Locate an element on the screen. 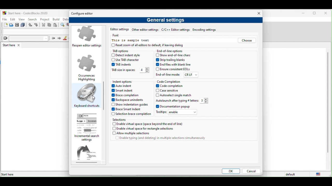 The width and height of the screenshot is (332, 186). Start here is located at coordinates (8, 174).